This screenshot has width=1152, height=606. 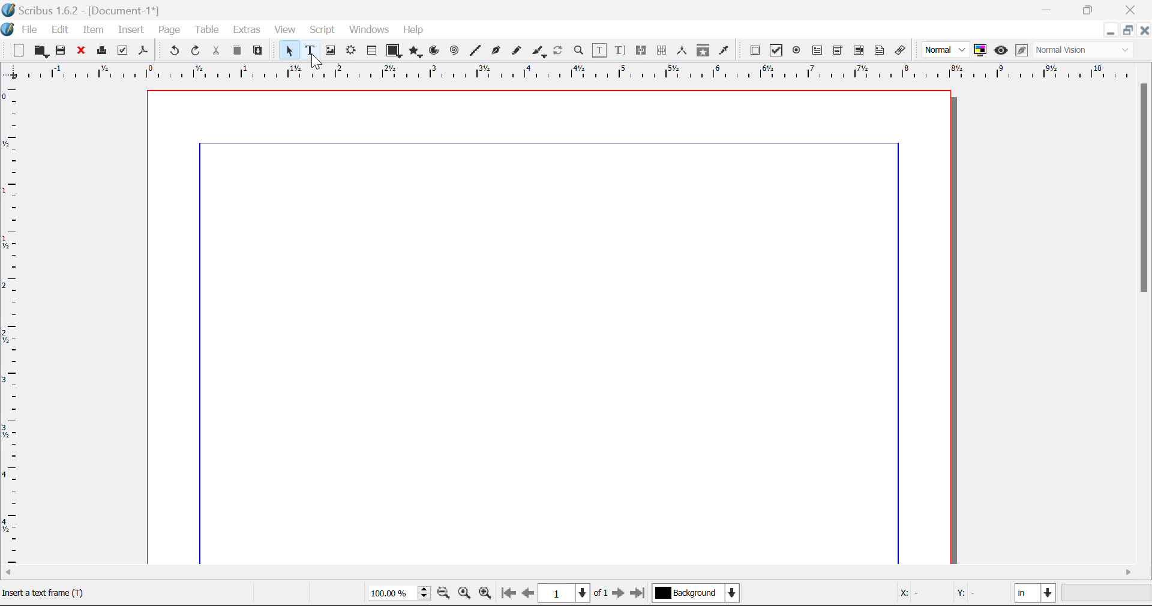 What do you see at coordinates (123, 50) in the screenshot?
I see `Pre-flight Verifier` at bounding box center [123, 50].